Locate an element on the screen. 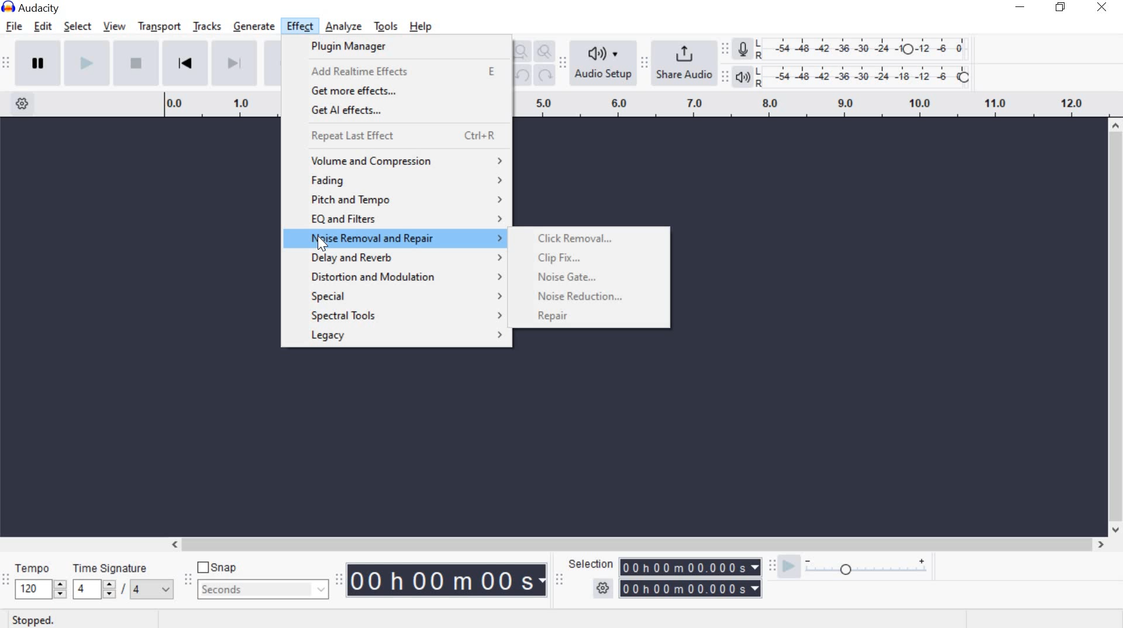 The image size is (1123, 628). add Realtime effects is located at coordinates (404, 71).